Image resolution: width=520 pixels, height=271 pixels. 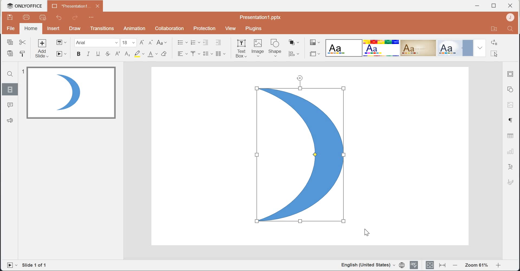 What do you see at coordinates (261, 17) in the screenshot?
I see `Presentation1.pptx` at bounding box center [261, 17].